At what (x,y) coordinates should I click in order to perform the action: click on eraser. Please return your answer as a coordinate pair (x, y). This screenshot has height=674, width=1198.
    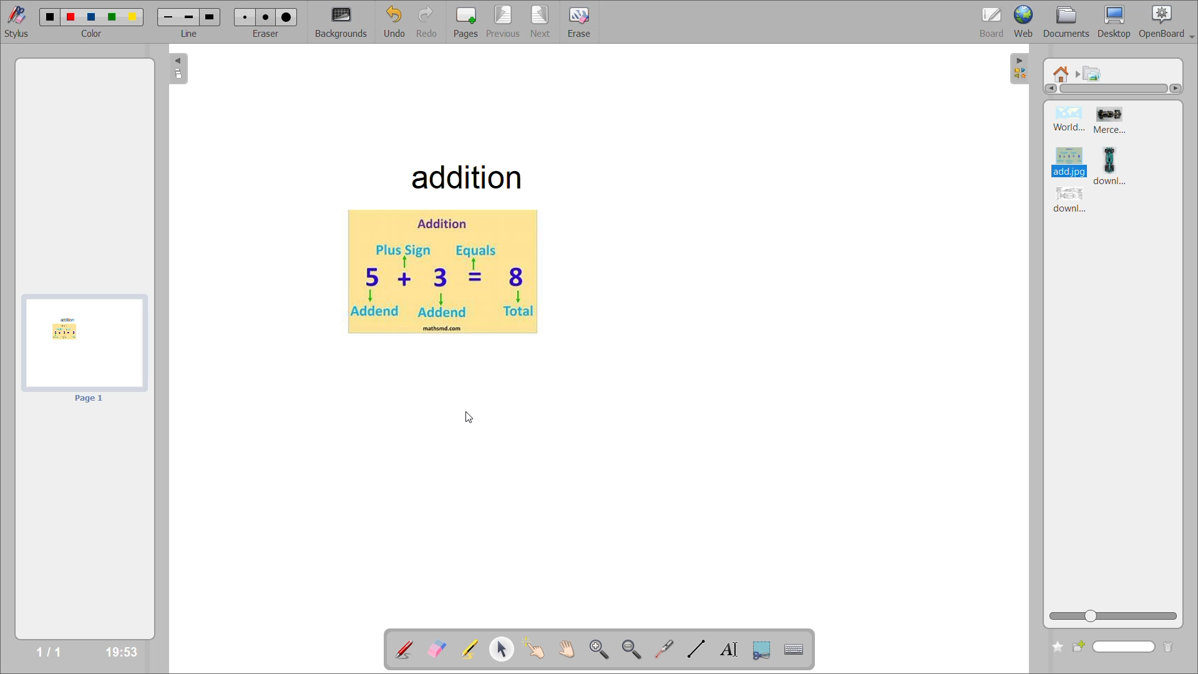
    Looking at the image, I should click on (265, 31).